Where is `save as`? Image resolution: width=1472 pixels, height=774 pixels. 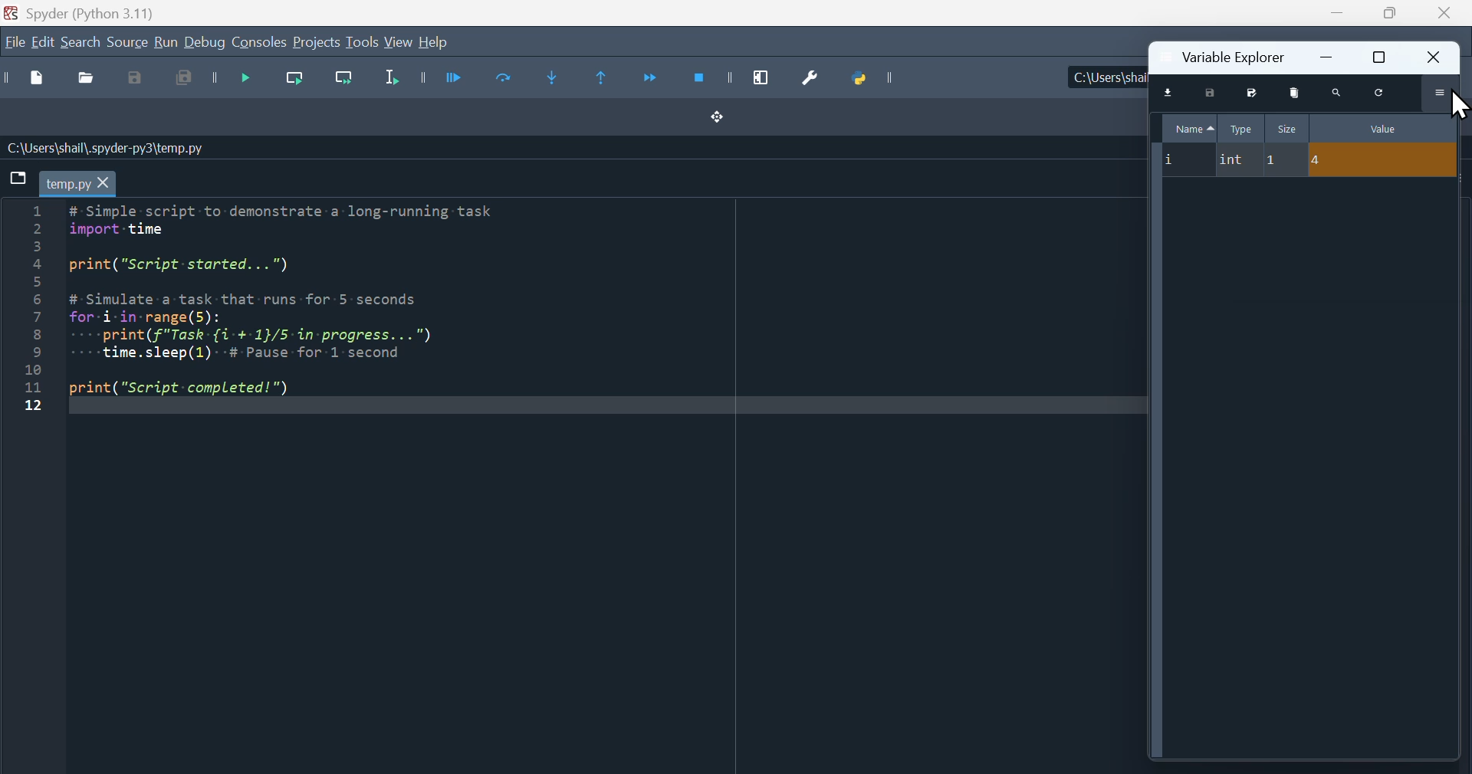 save as is located at coordinates (139, 79).